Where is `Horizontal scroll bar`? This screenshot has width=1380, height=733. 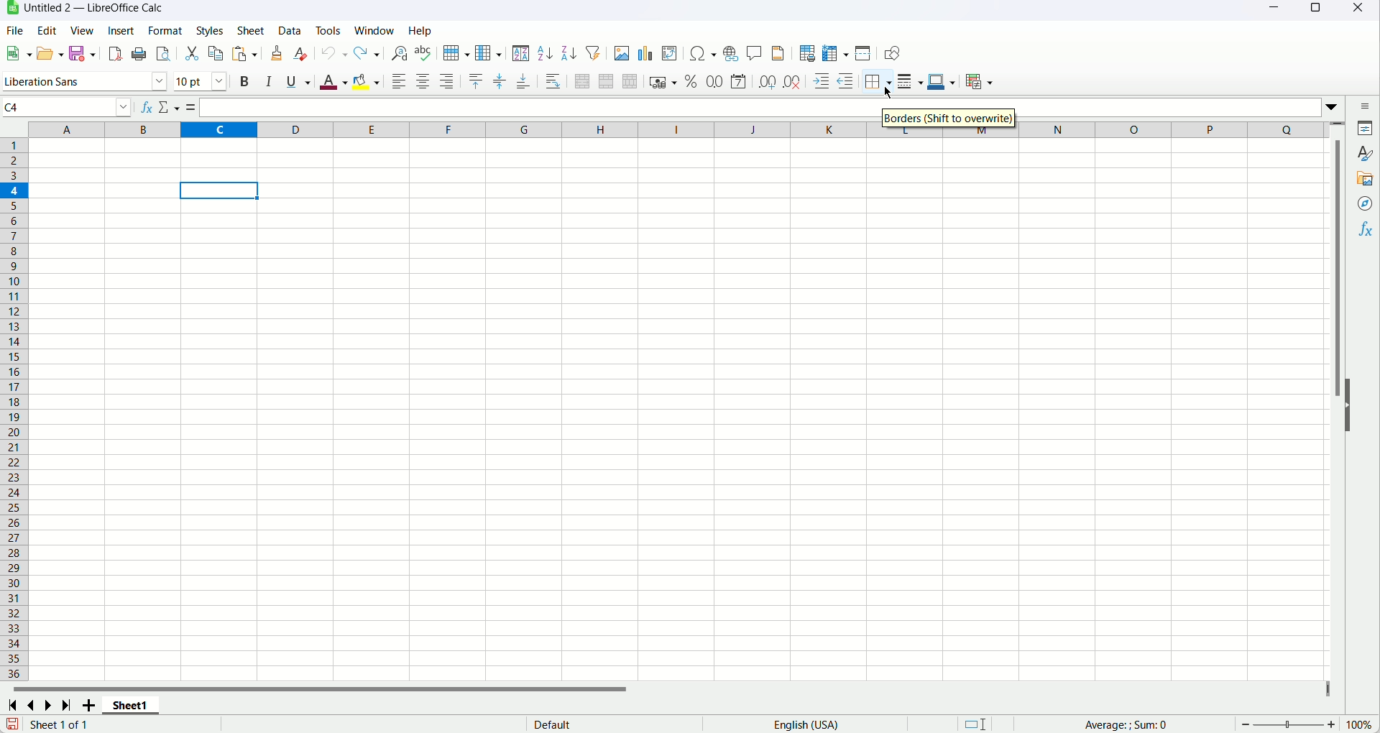 Horizontal scroll bar is located at coordinates (667, 691).